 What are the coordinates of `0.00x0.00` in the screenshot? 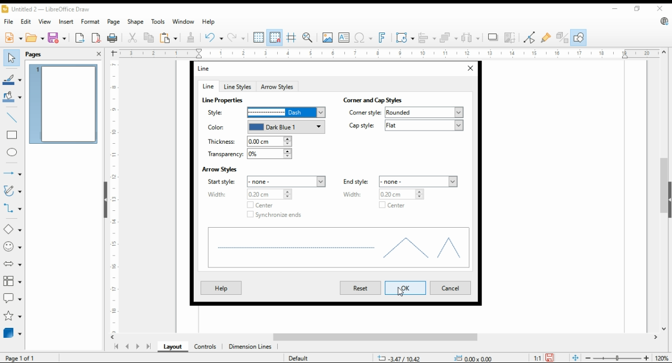 It's located at (475, 358).